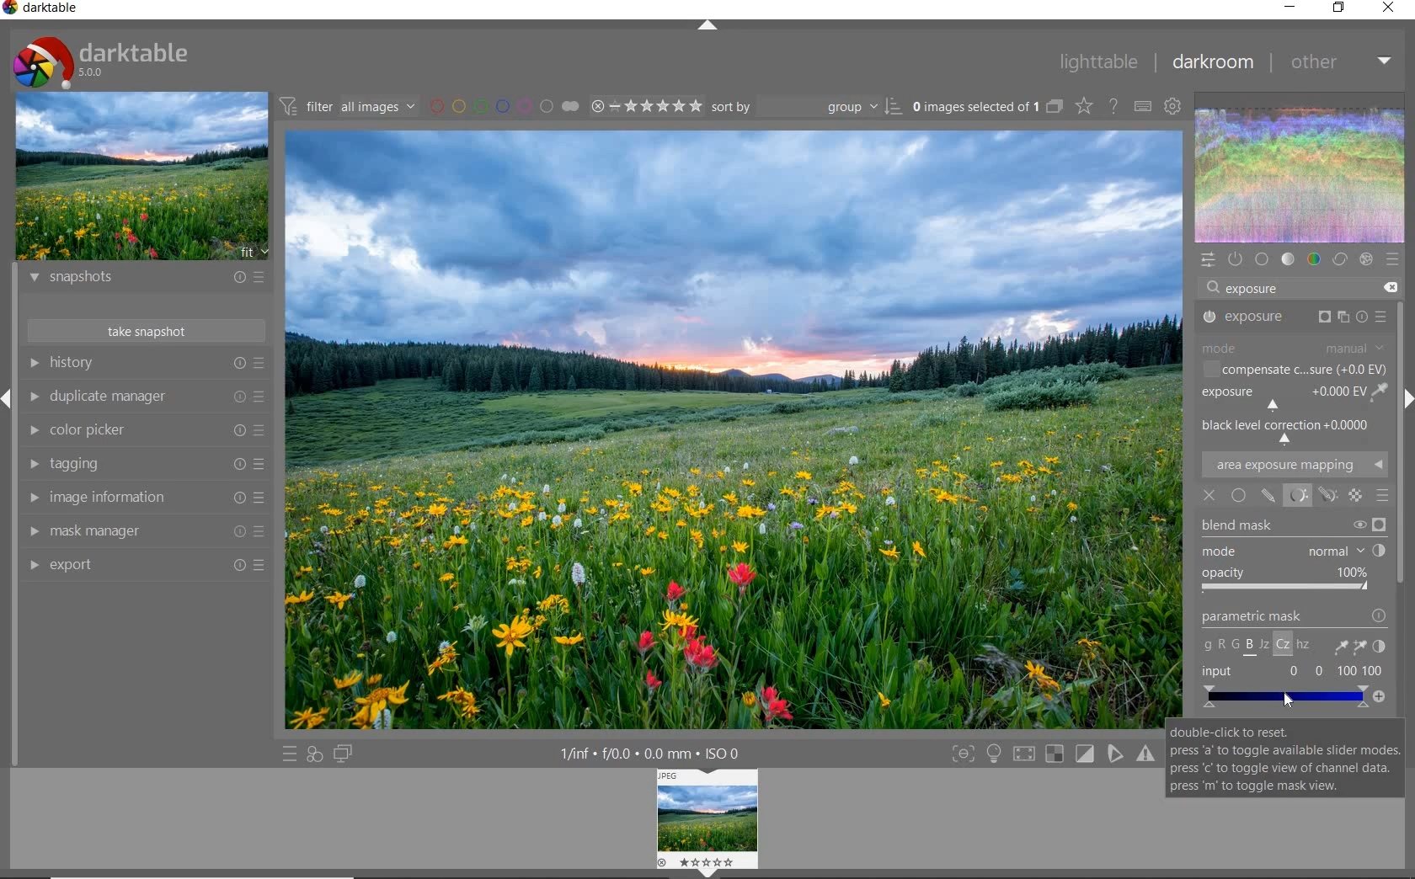  I want to click on snapshots, so click(147, 280).